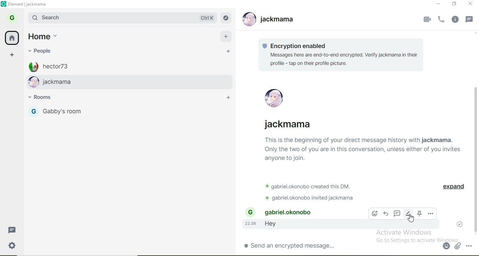 This screenshot has height=256, width=479. What do you see at coordinates (29, 4) in the screenshot?
I see `element` at bounding box center [29, 4].